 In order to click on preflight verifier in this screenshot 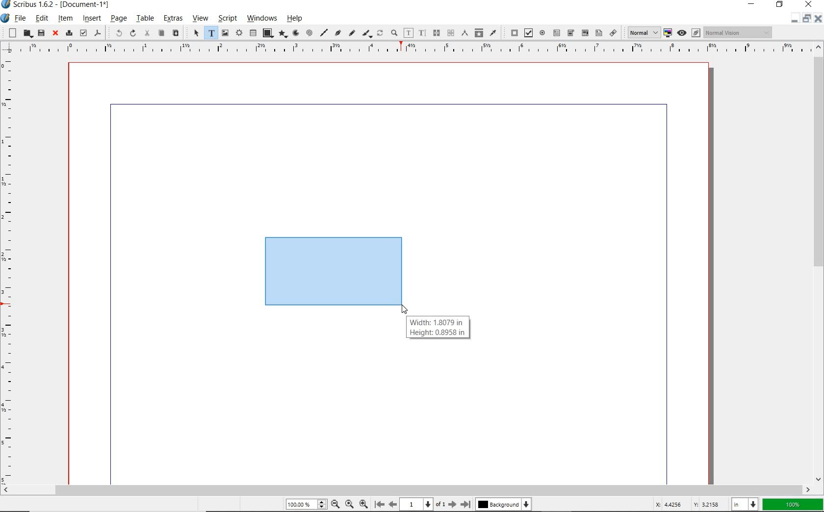, I will do `click(83, 32)`.